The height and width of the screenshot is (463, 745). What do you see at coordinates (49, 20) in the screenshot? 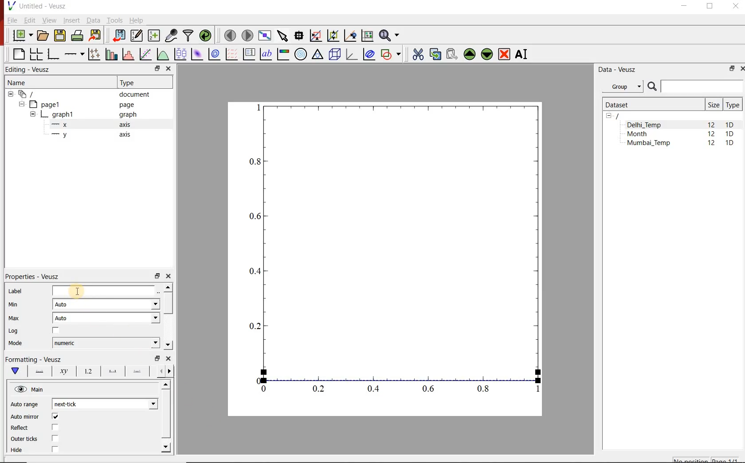
I see `View` at bounding box center [49, 20].